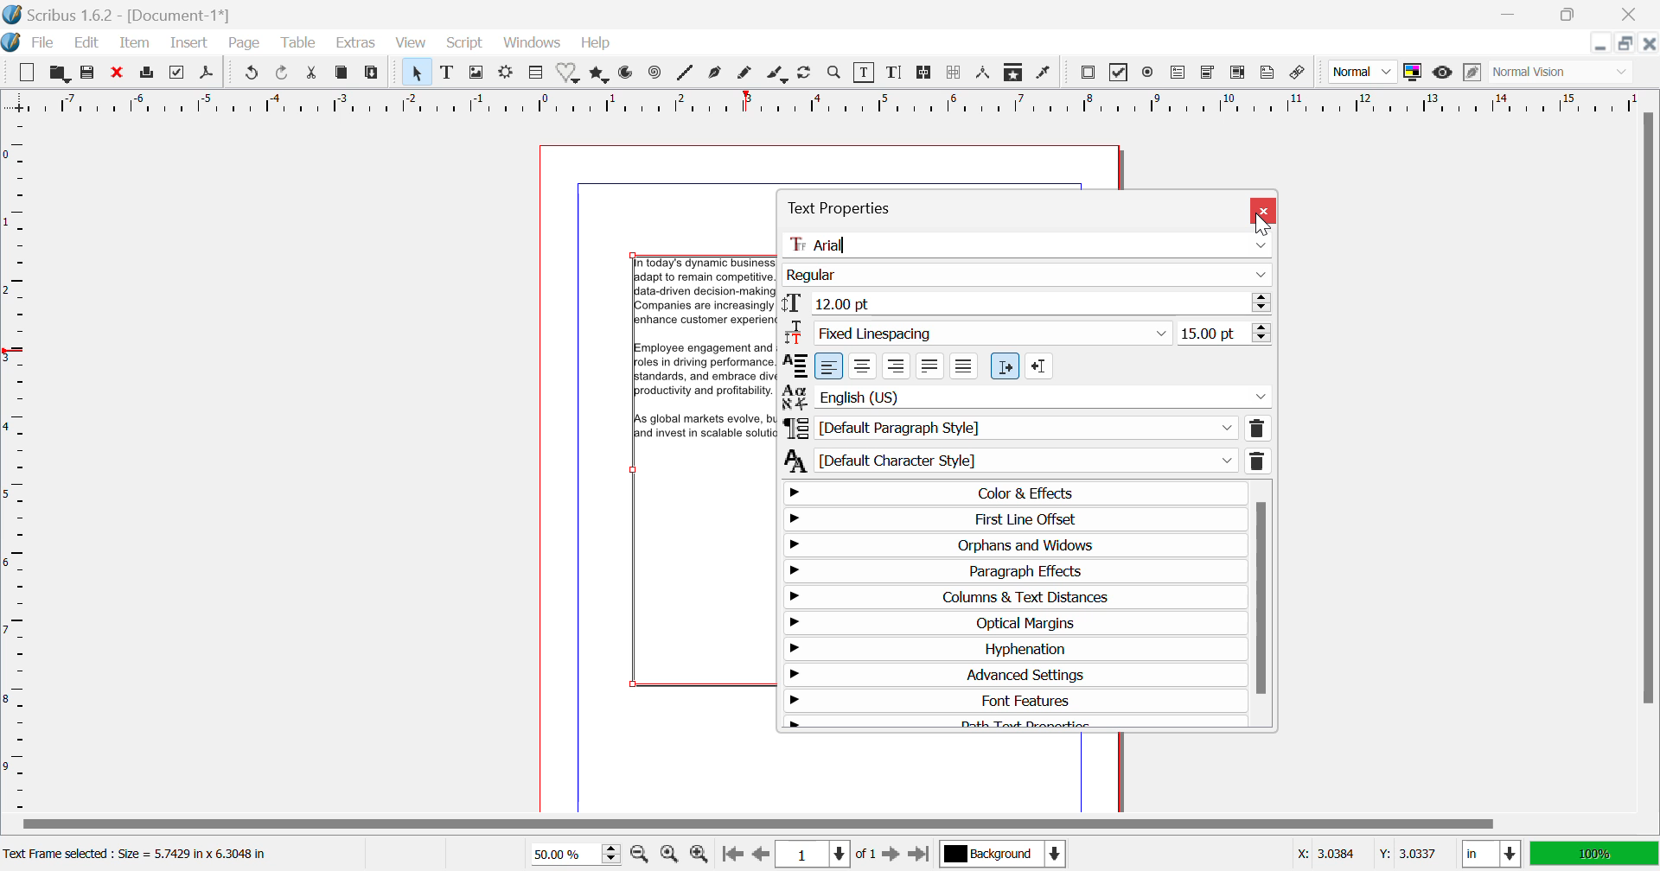 The width and height of the screenshot is (1660, 871). What do you see at coordinates (808, 73) in the screenshot?
I see `Refresh` at bounding box center [808, 73].